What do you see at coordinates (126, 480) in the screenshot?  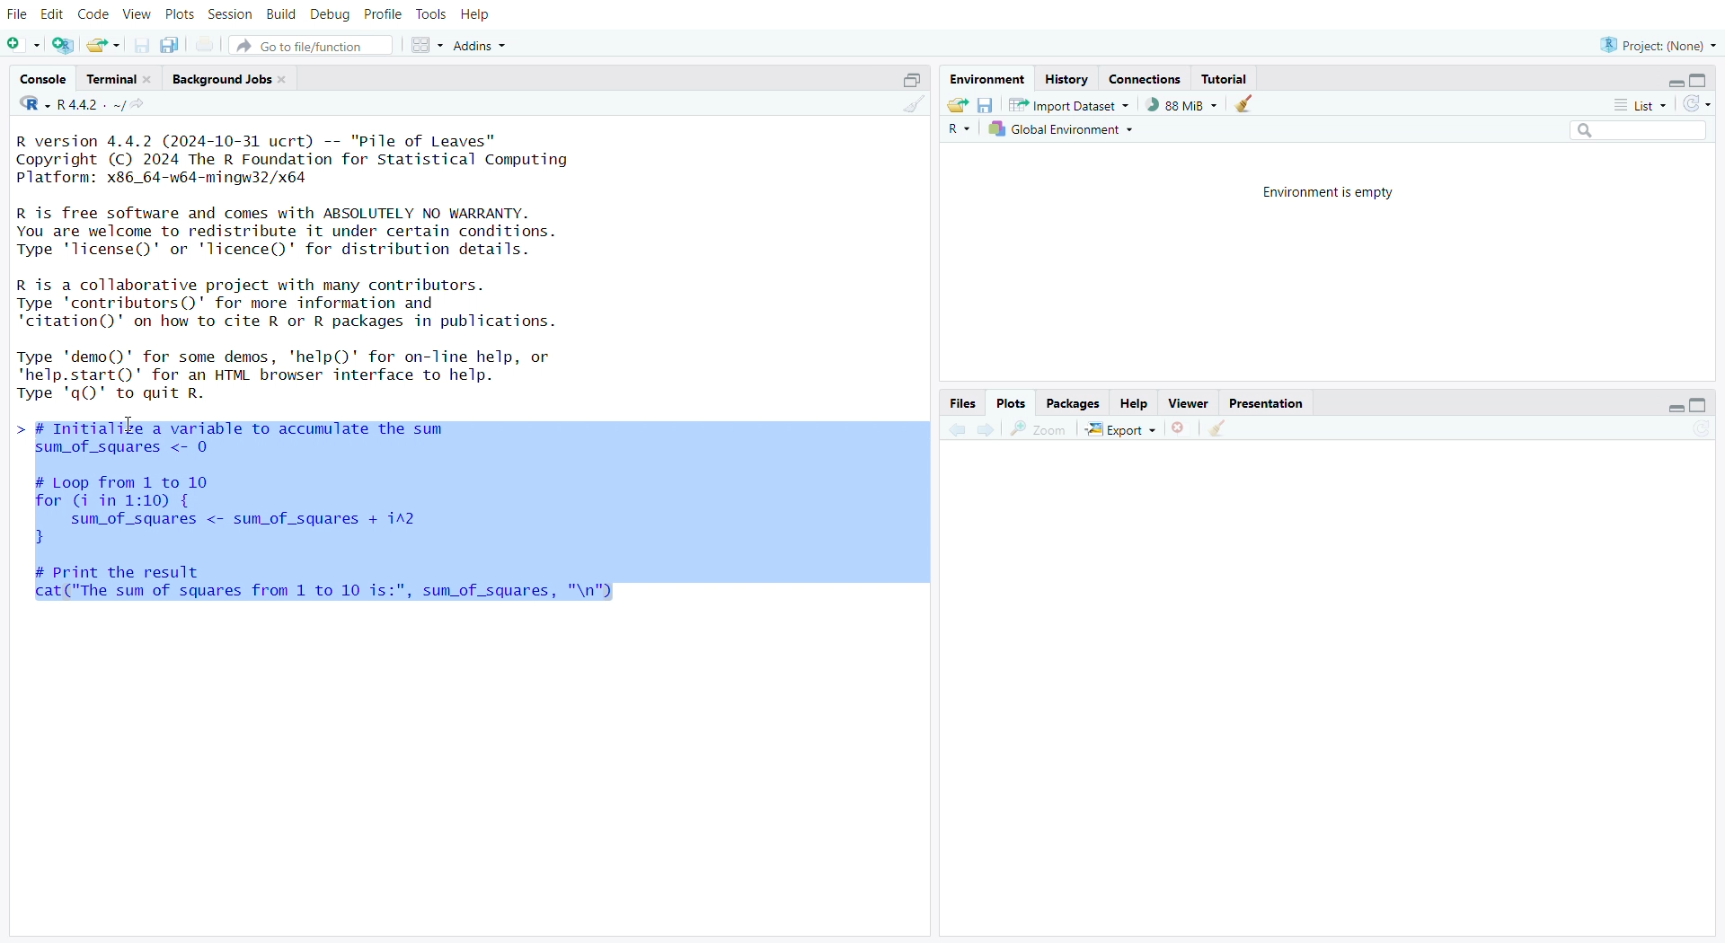 I see `# Loop from 1 to 10` at bounding box center [126, 480].